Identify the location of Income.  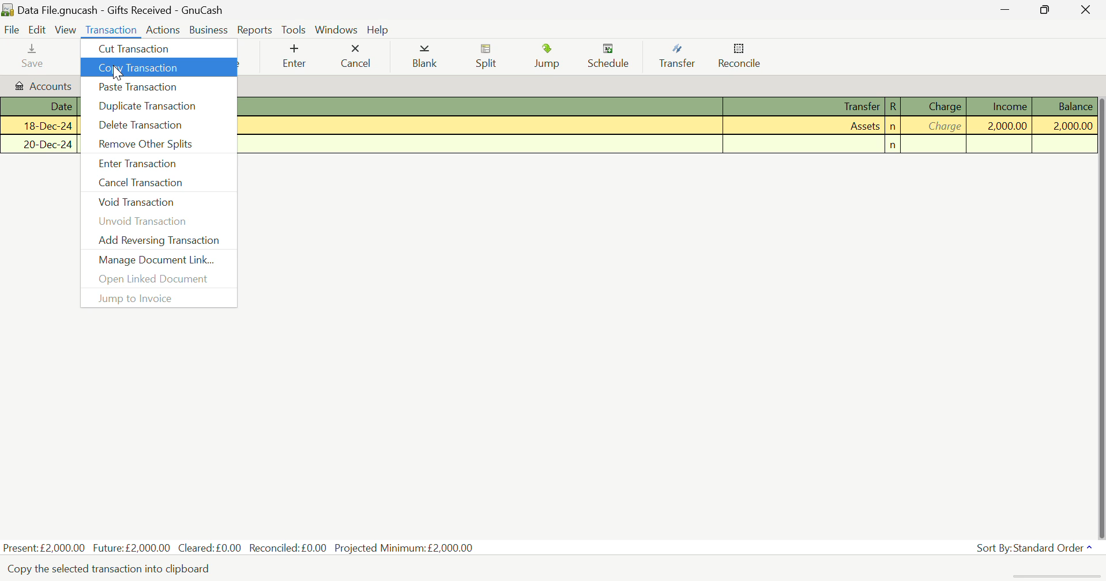
(1001, 145).